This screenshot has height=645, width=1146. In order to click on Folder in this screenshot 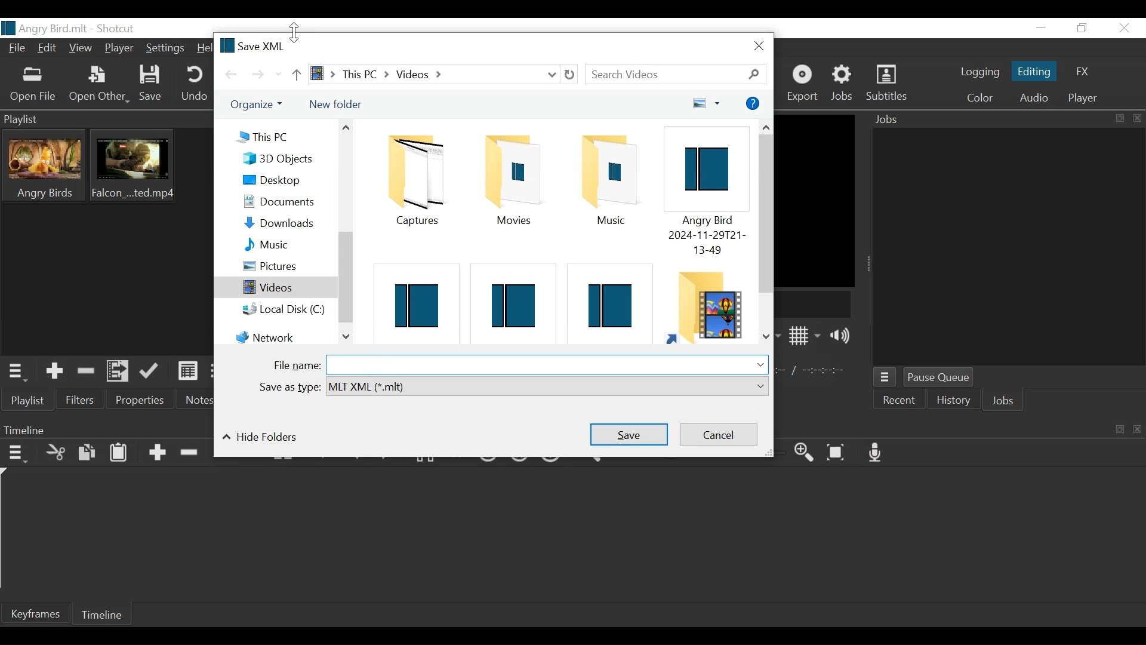, I will do `click(510, 180)`.